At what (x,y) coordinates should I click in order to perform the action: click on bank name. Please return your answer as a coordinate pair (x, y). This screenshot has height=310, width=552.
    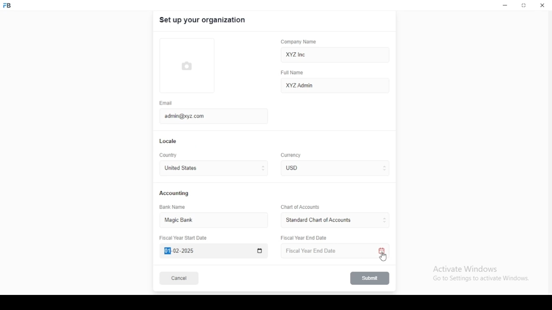
    Looking at the image, I should click on (173, 207).